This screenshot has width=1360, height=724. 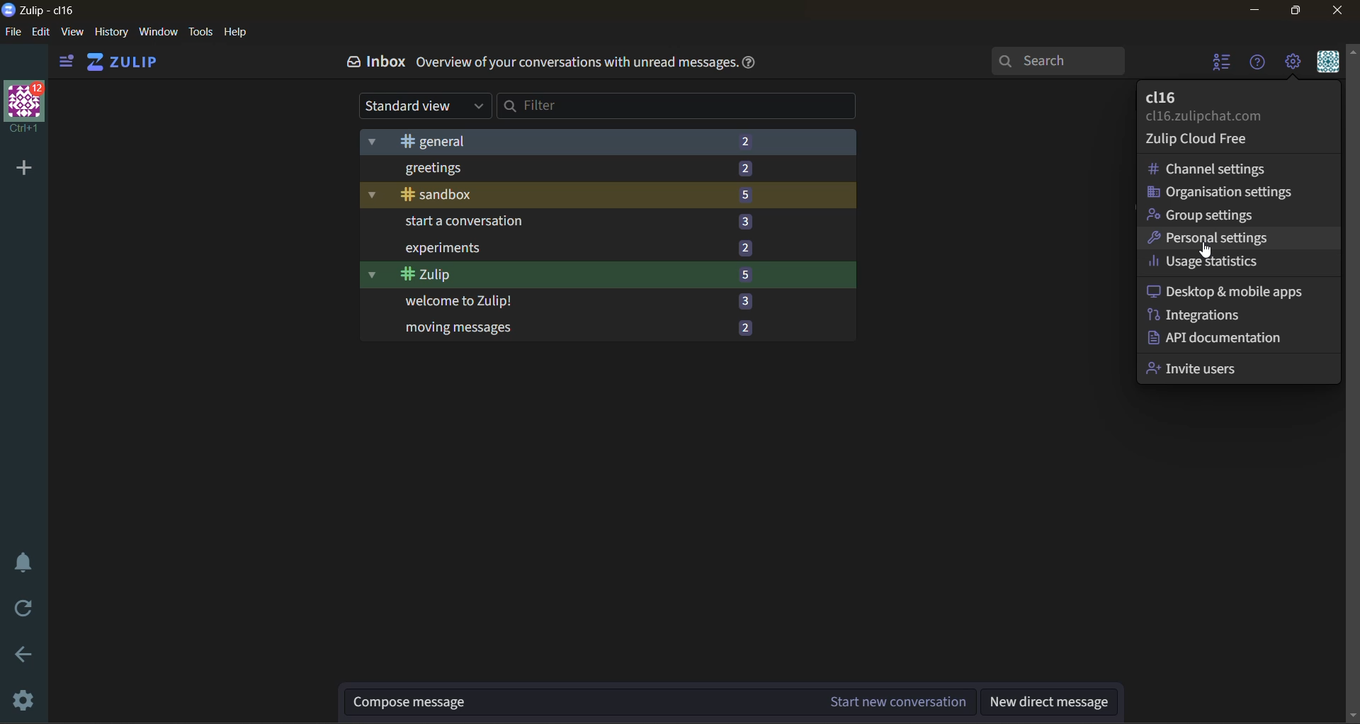 What do you see at coordinates (1344, 11) in the screenshot?
I see `close` at bounding box center [1344, 11].